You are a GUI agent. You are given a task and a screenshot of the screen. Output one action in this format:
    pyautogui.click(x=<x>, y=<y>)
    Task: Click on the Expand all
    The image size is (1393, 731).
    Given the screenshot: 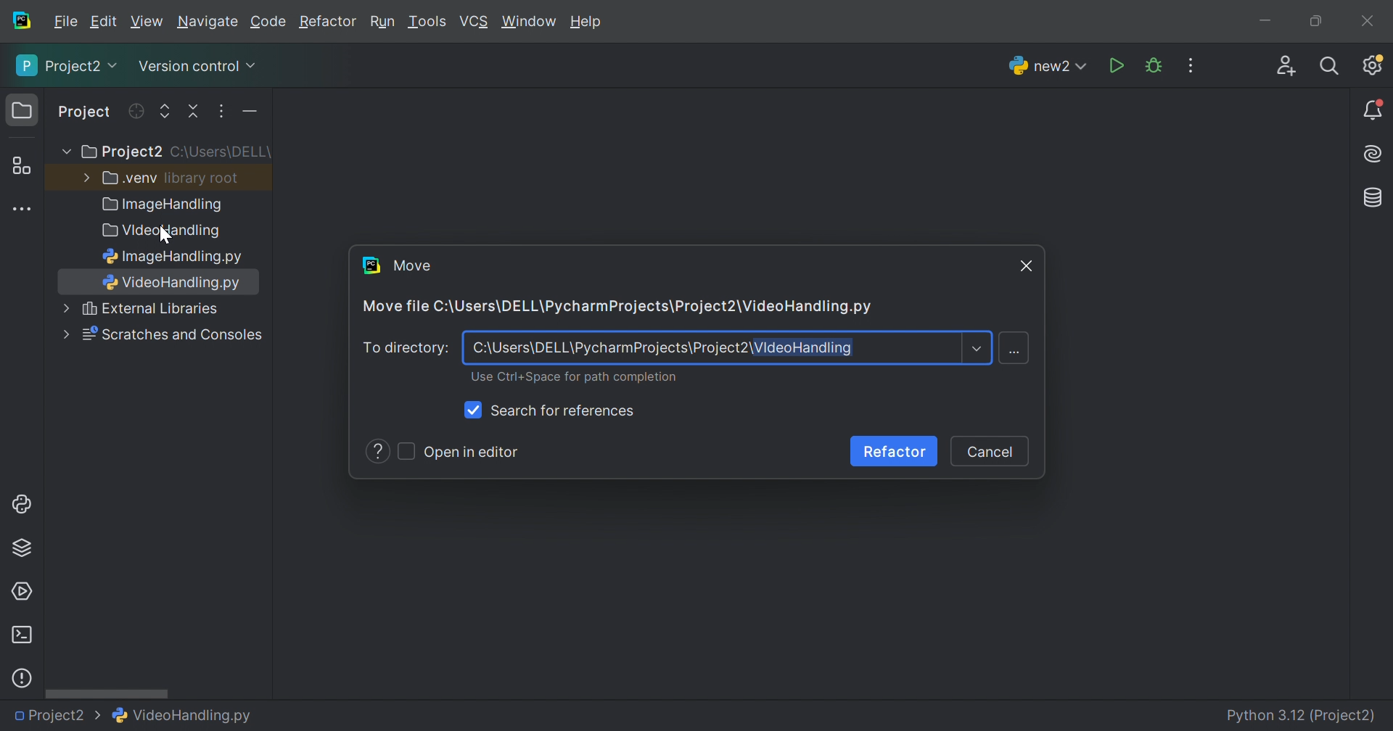 What is the action you would take?
    pyautogui.click(x=165, y=112)
    